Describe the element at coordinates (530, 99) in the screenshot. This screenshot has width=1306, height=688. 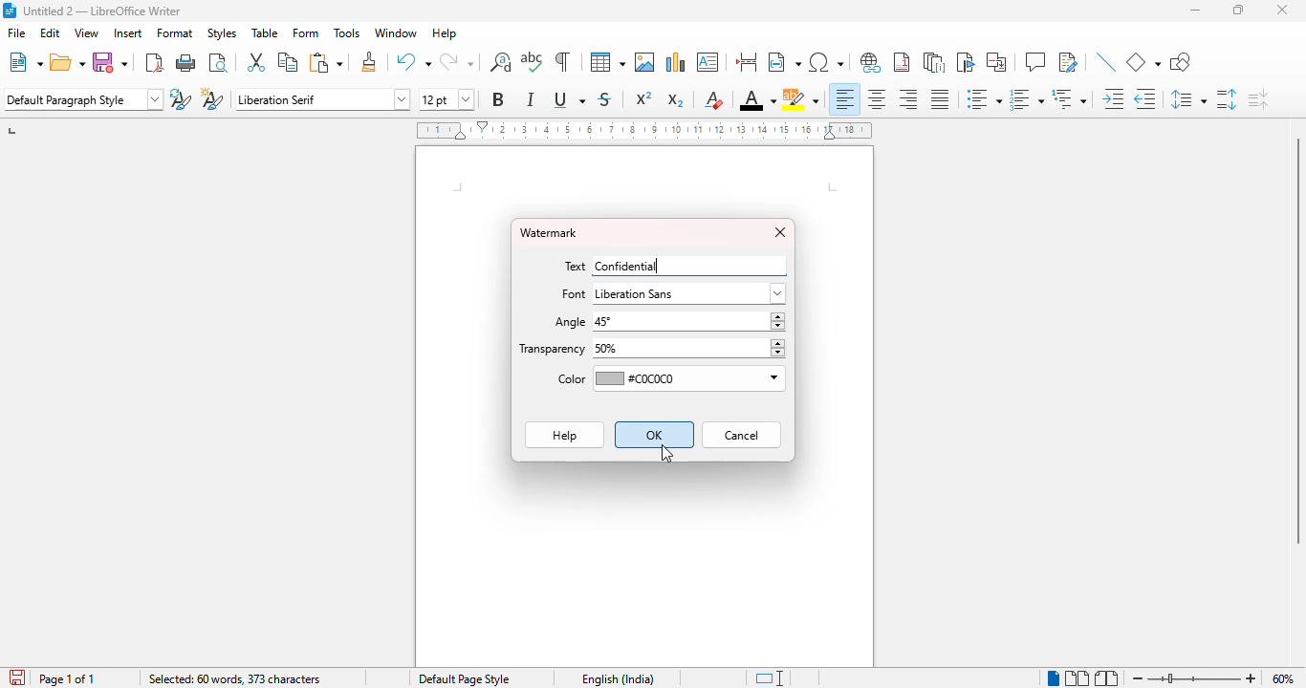
I see `italic` at that location.